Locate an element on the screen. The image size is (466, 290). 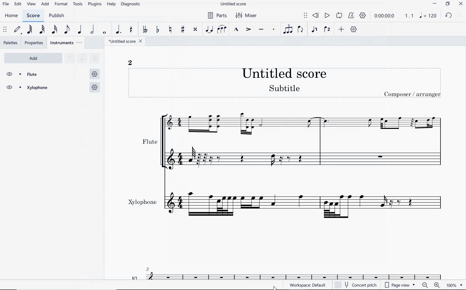
DIAGNOSTIC is located at coordinates (131, 4).